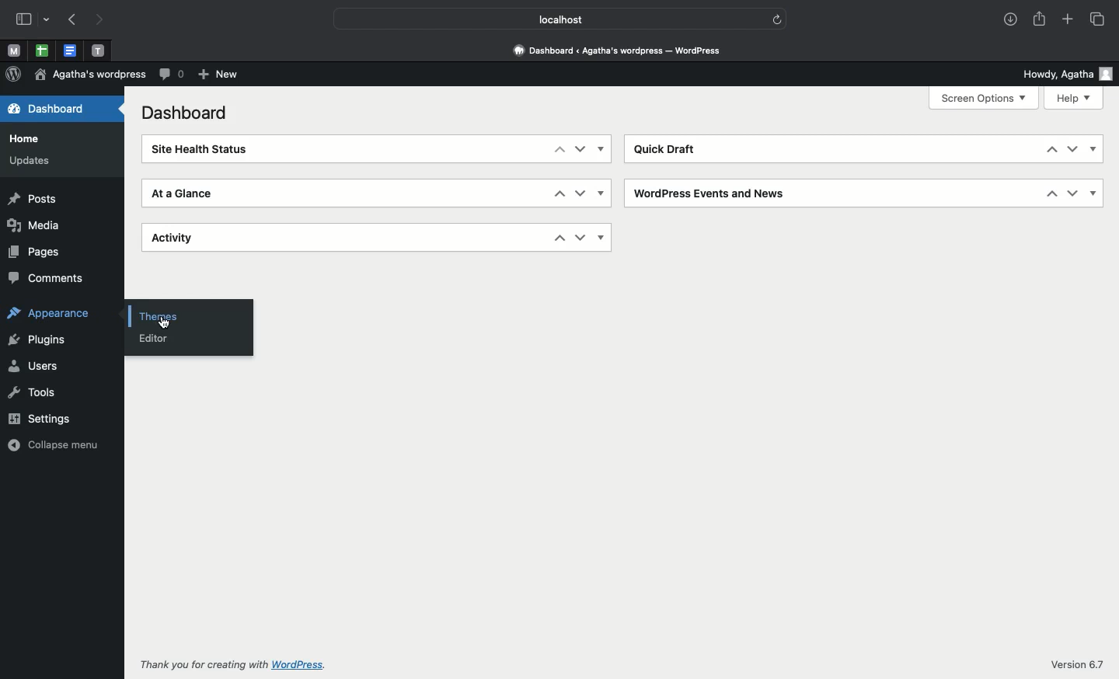 The image size is (1119, 679). What do you see at coordinates (1053, 193) in the screenshot?
I see `Up` at bounding box center [1053, 193].